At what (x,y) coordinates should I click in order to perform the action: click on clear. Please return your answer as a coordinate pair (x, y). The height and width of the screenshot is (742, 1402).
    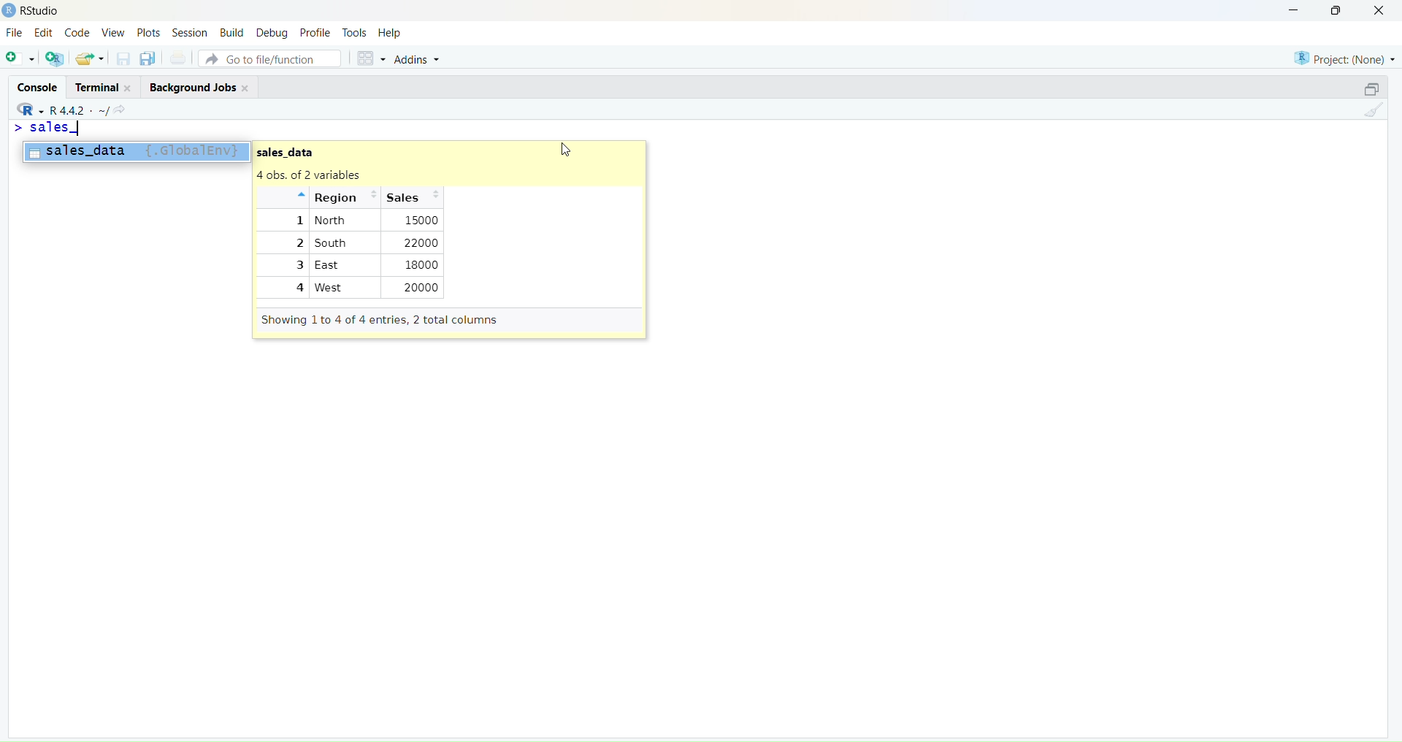
    Looking at the image, I should click on (1377, 113).